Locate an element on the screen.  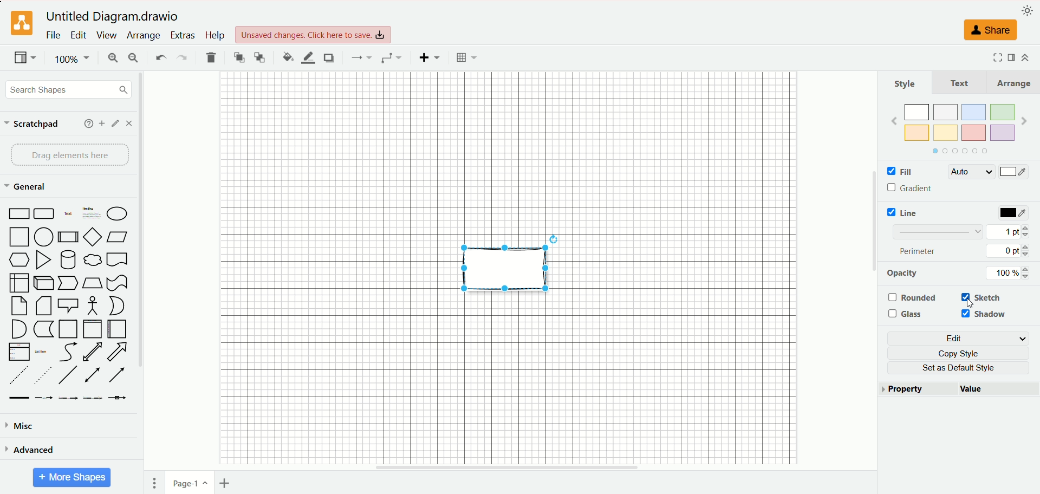
1 pt is located at coordinates (1008, 231).